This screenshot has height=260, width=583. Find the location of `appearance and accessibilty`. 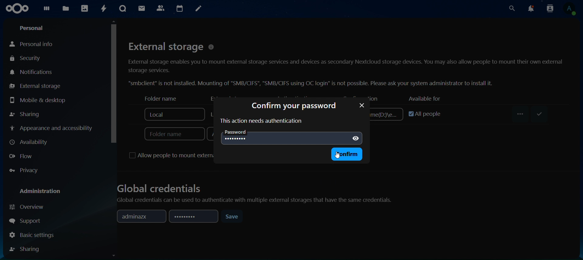

appearance and accessibilty is located at coordinates (53, 128).